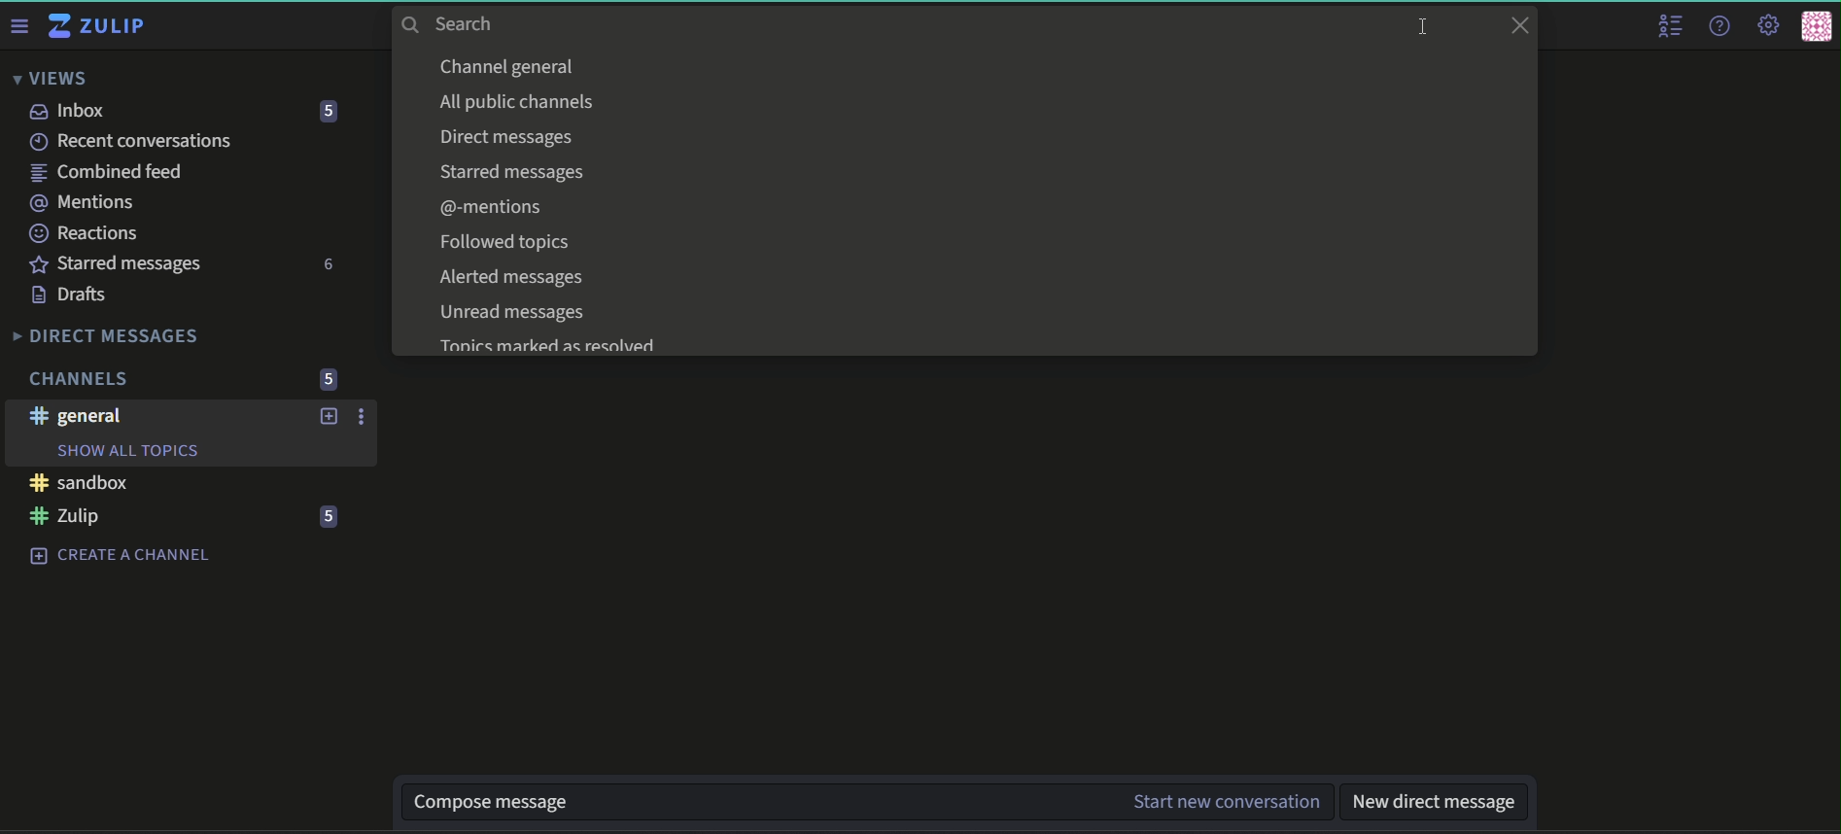 The height and width of the screenshot is (834, 1841). What do you see at coordinates (106, 172) in the screenshot?
I see `combined feed` at bounding box center [106, 172].